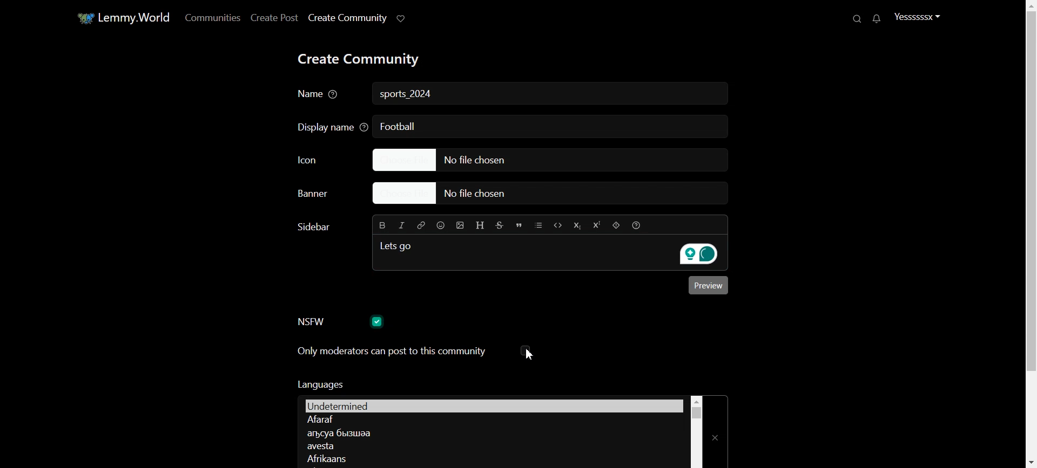 The width and height of the screenshot is (1037, 468). What do you see at coordinates (402, 18) in the screenshot?
I see `Support Lemmy` at bounding box center [402, 18].